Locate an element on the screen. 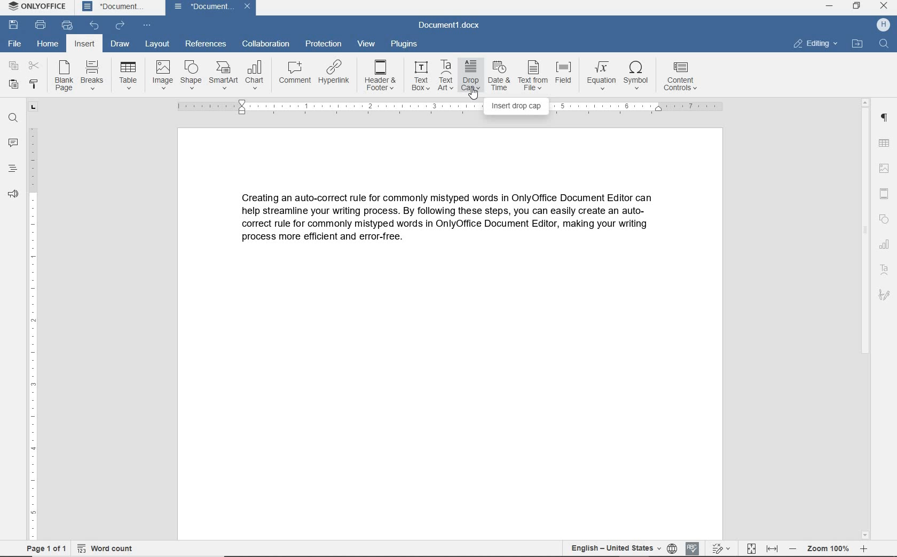 The height and width of the screenshot is (557, 897). open file location is located at coordinates (857, 43).